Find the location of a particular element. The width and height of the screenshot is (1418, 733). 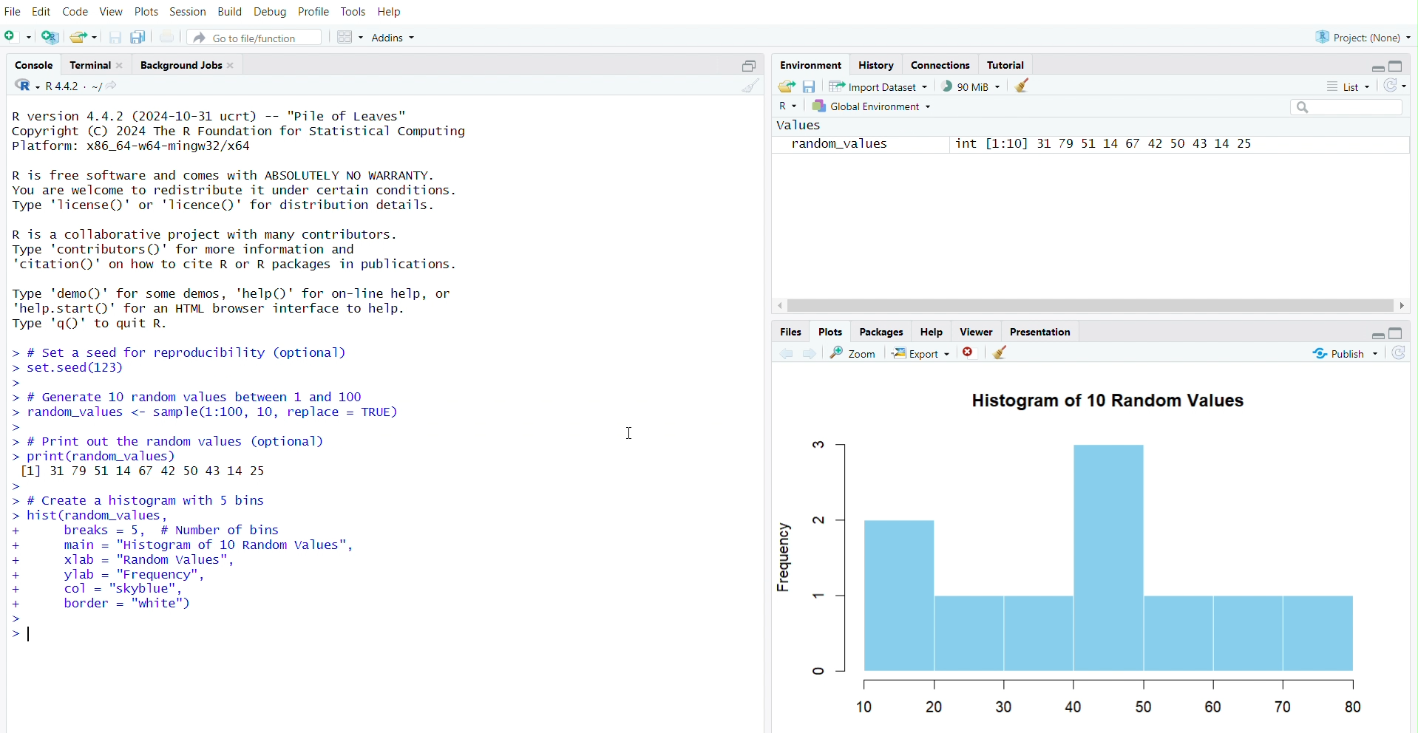

connections is located at coordinates (941, 64).